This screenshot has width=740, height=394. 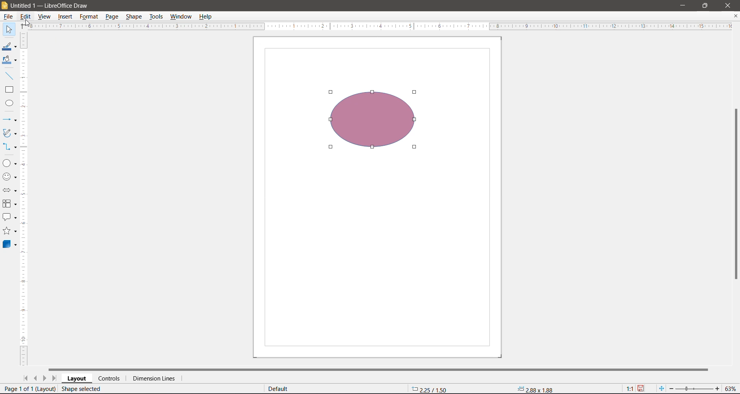 What do you see at coordinates (10, 163) in the screenshot?
I see `Basic Shapes` at bounding box center [10, 163].